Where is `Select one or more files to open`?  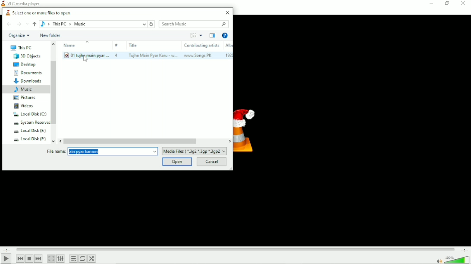 Select one or more files to open is located at coordinates (38, 12).